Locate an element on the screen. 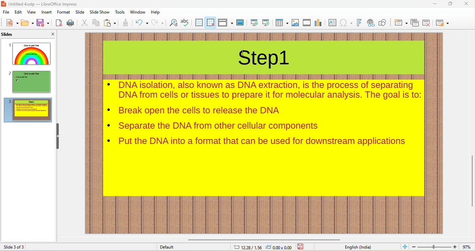  slides is located at coordinates (9, 34).